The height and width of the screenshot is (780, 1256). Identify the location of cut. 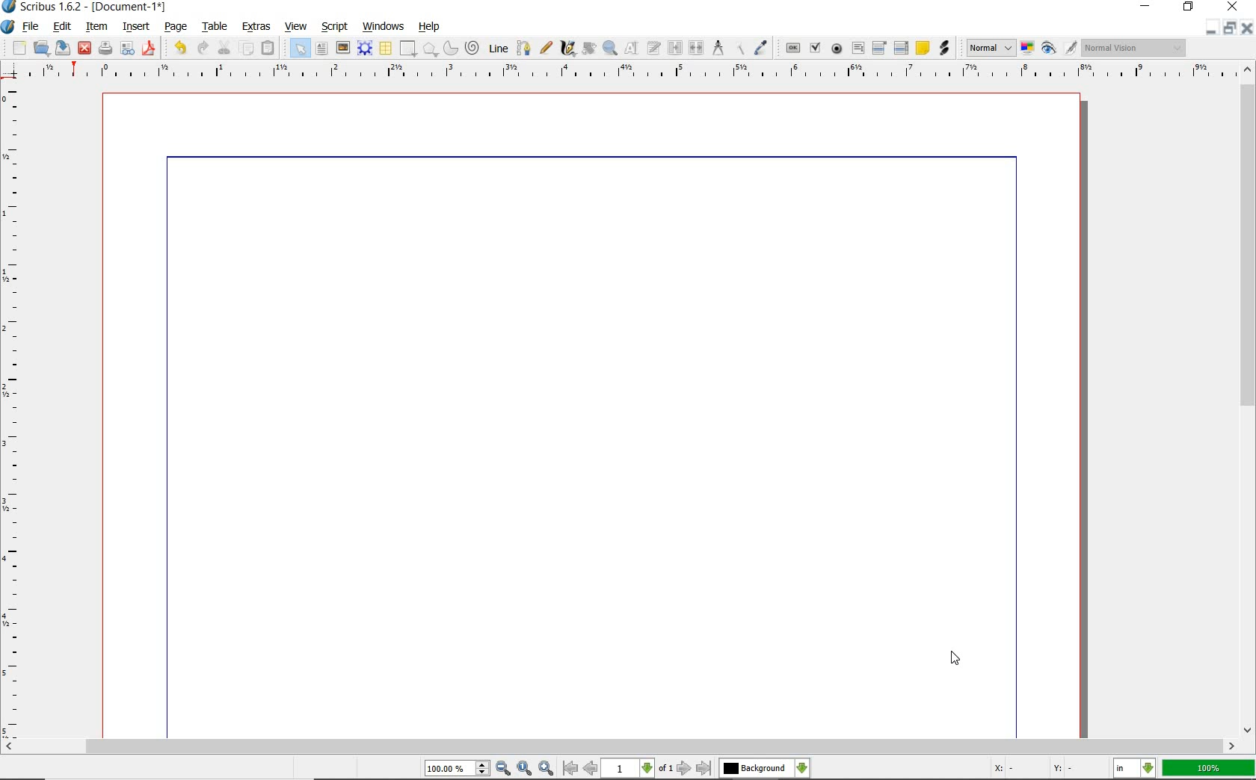
(225, 48).